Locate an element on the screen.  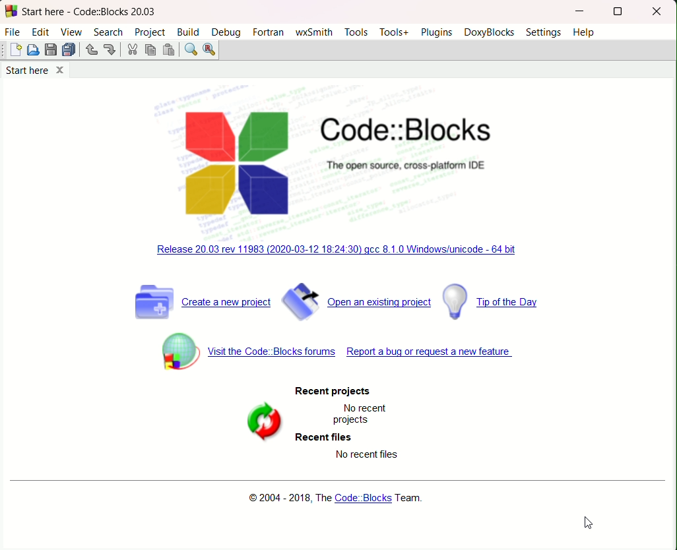
tip of the day is located at coordinates (492, 303).